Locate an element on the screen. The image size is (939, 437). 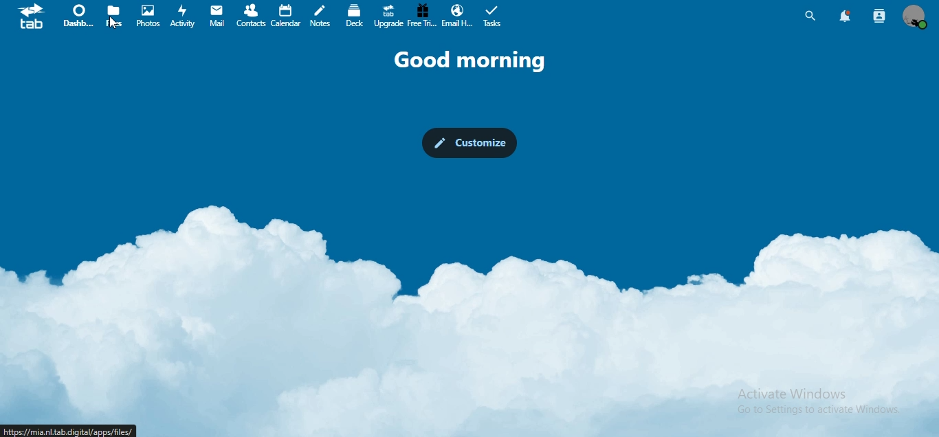
files is located at coordinates (115, 15).